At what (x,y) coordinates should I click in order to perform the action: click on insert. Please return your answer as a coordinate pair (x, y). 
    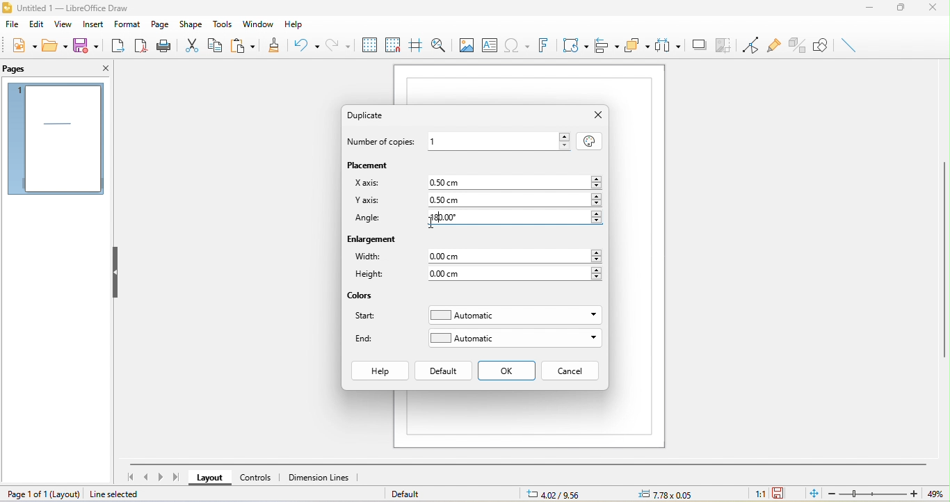
    Looking at the image, I should click on (90, 26).